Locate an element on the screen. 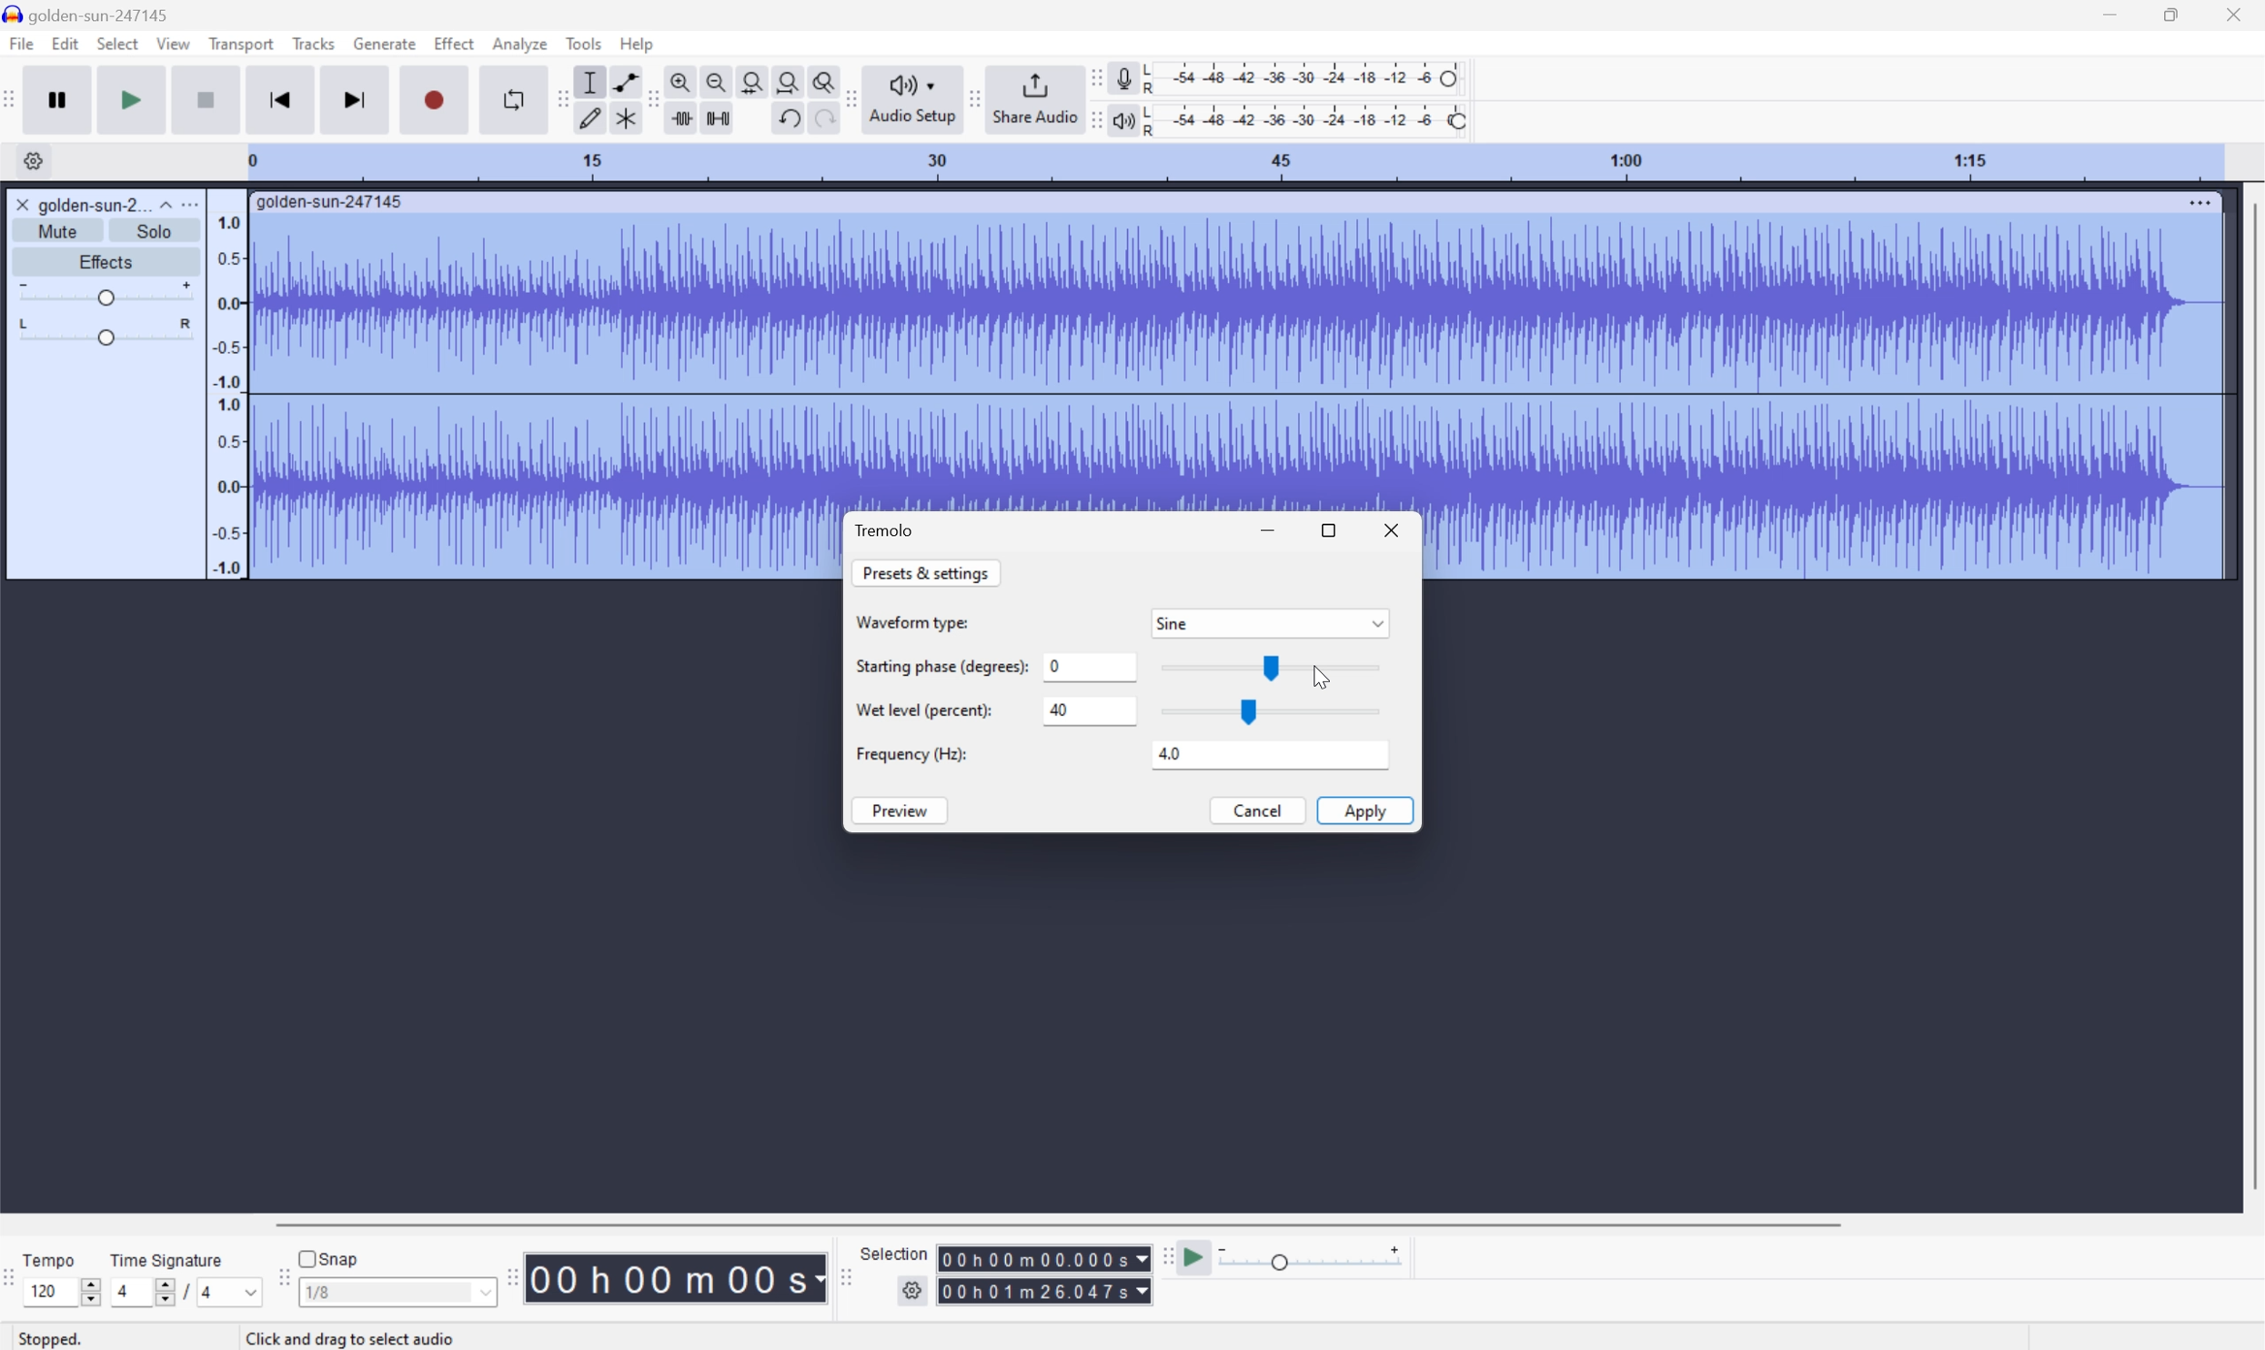  Edit is located at coordinates (64, 43).